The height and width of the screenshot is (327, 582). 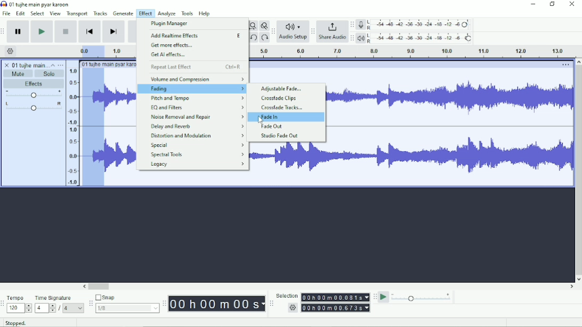 What do you see at coordinates (374, 297) in the screenshot?
I see `Audacity play-at-speed toolbar` at bounding box center [374, 297].